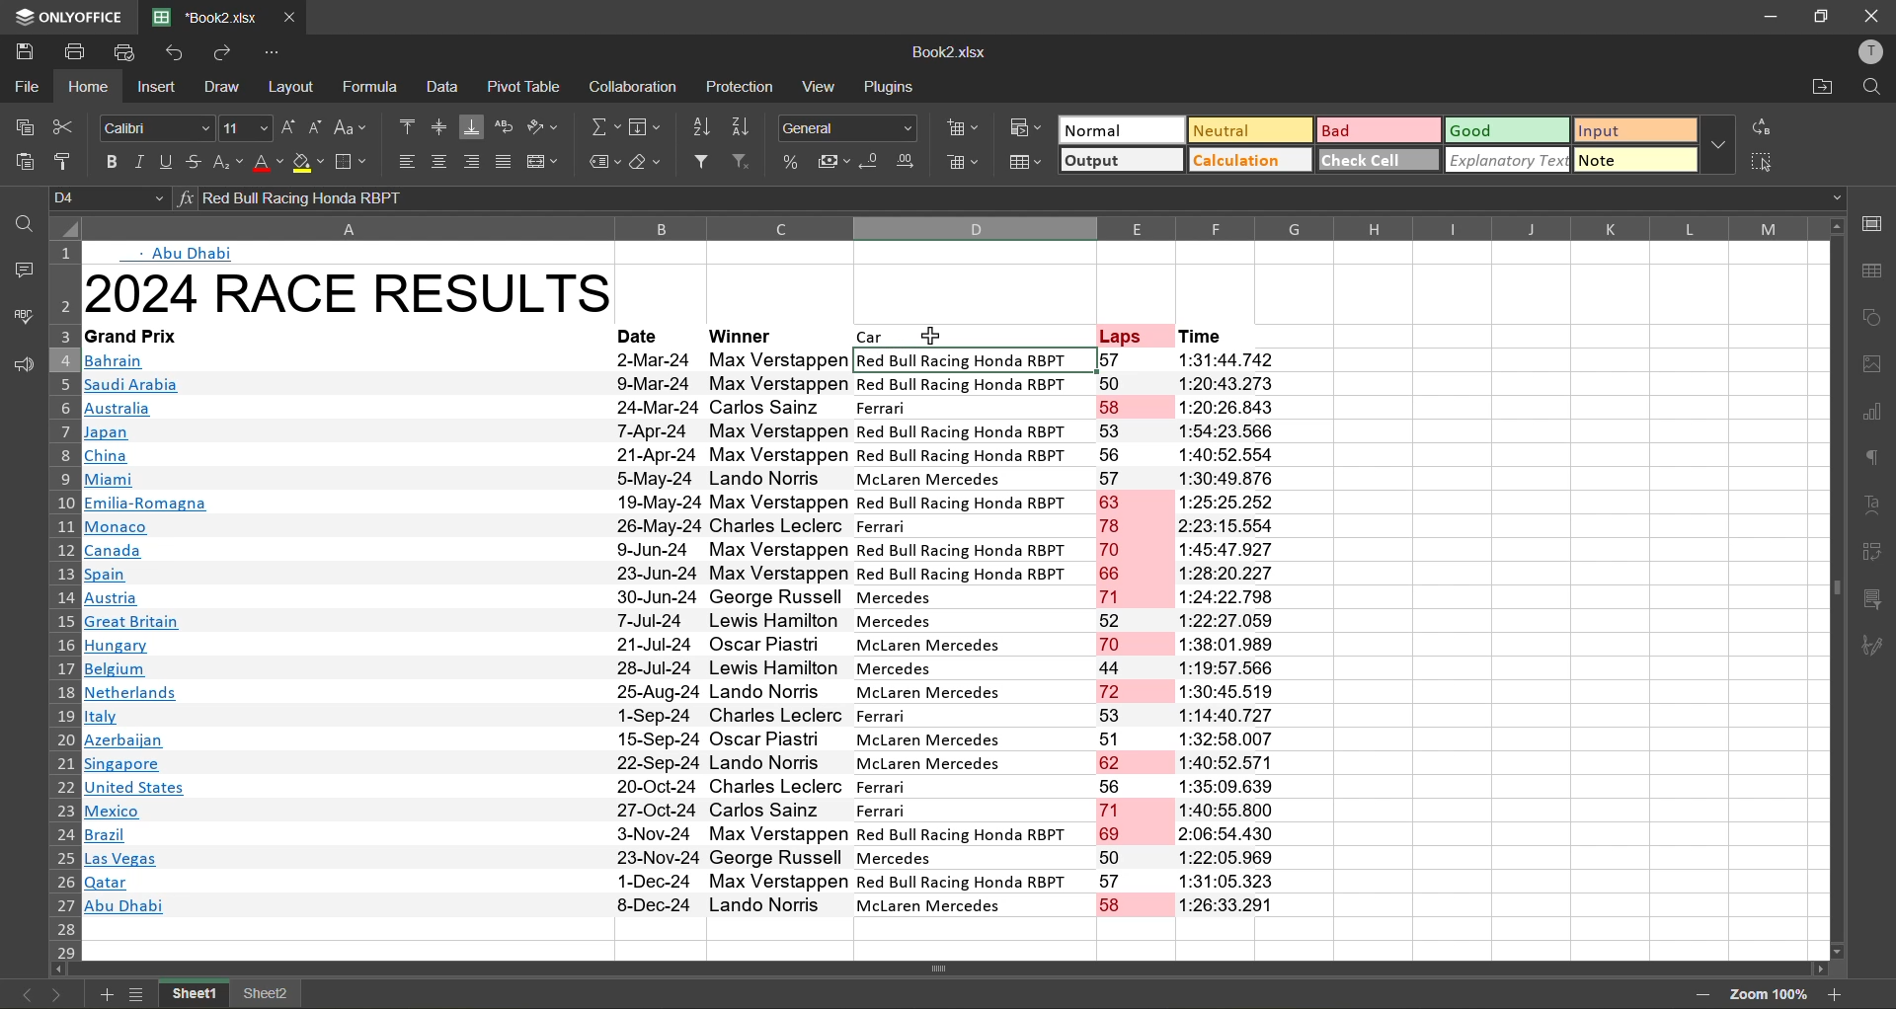 The width and height of the screenshot is (1896, 1009). I want to click on pivot table, so click(523, 89).